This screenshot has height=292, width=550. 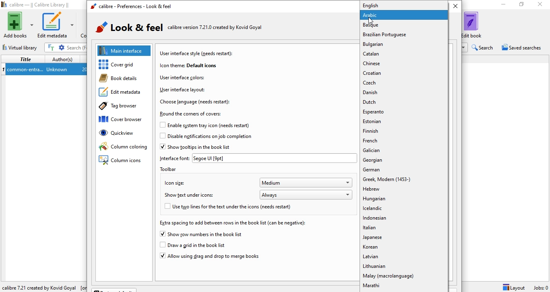 What do you see at coordinates (540, 288) in the screenshot?
I see `Jobs: 0` at bounding box center [540, 288].